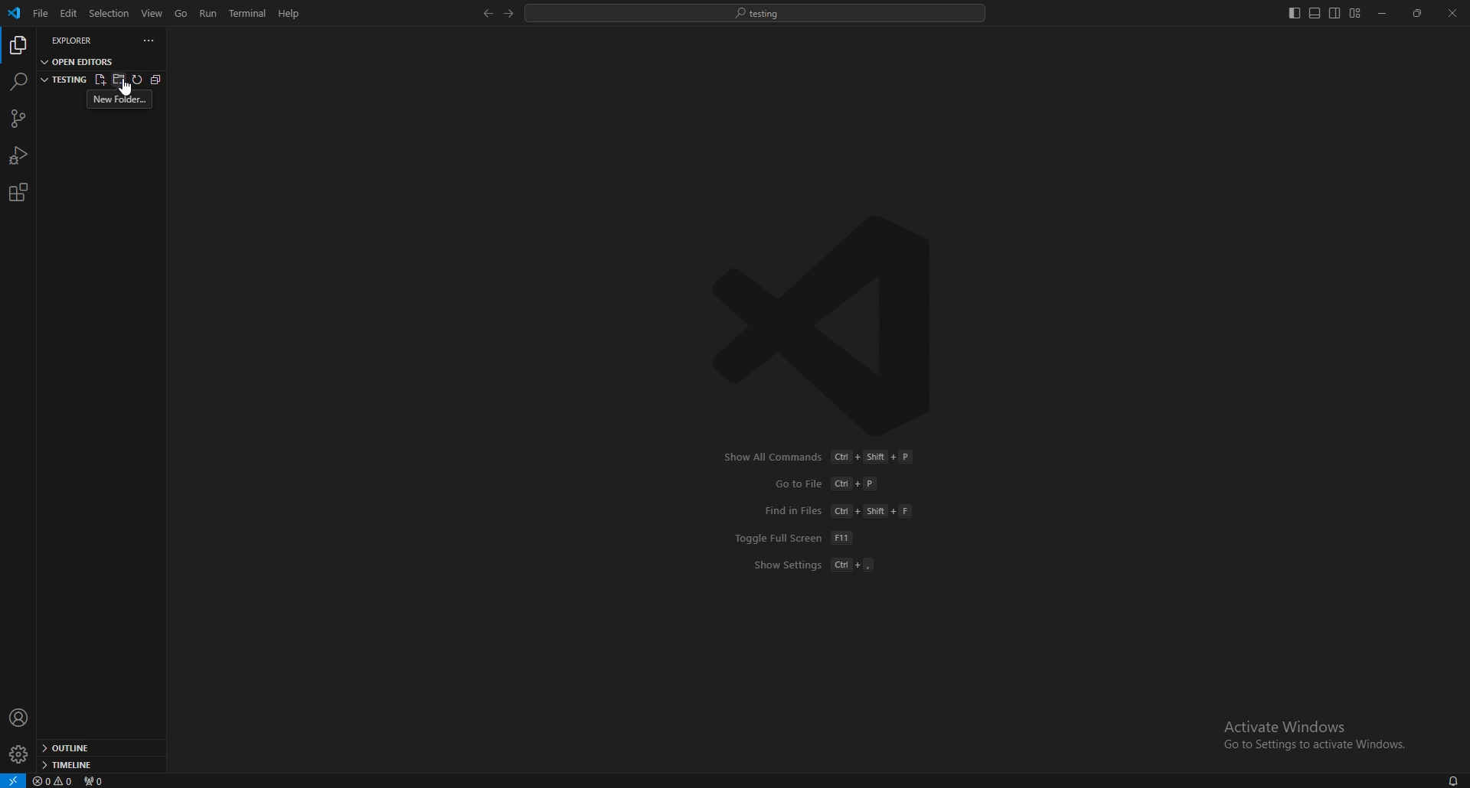 The height and width of the screenshot is (788, 1470). Describe the element at coordinates (136, 80) in the screenshot. I see `refresh` at that location.